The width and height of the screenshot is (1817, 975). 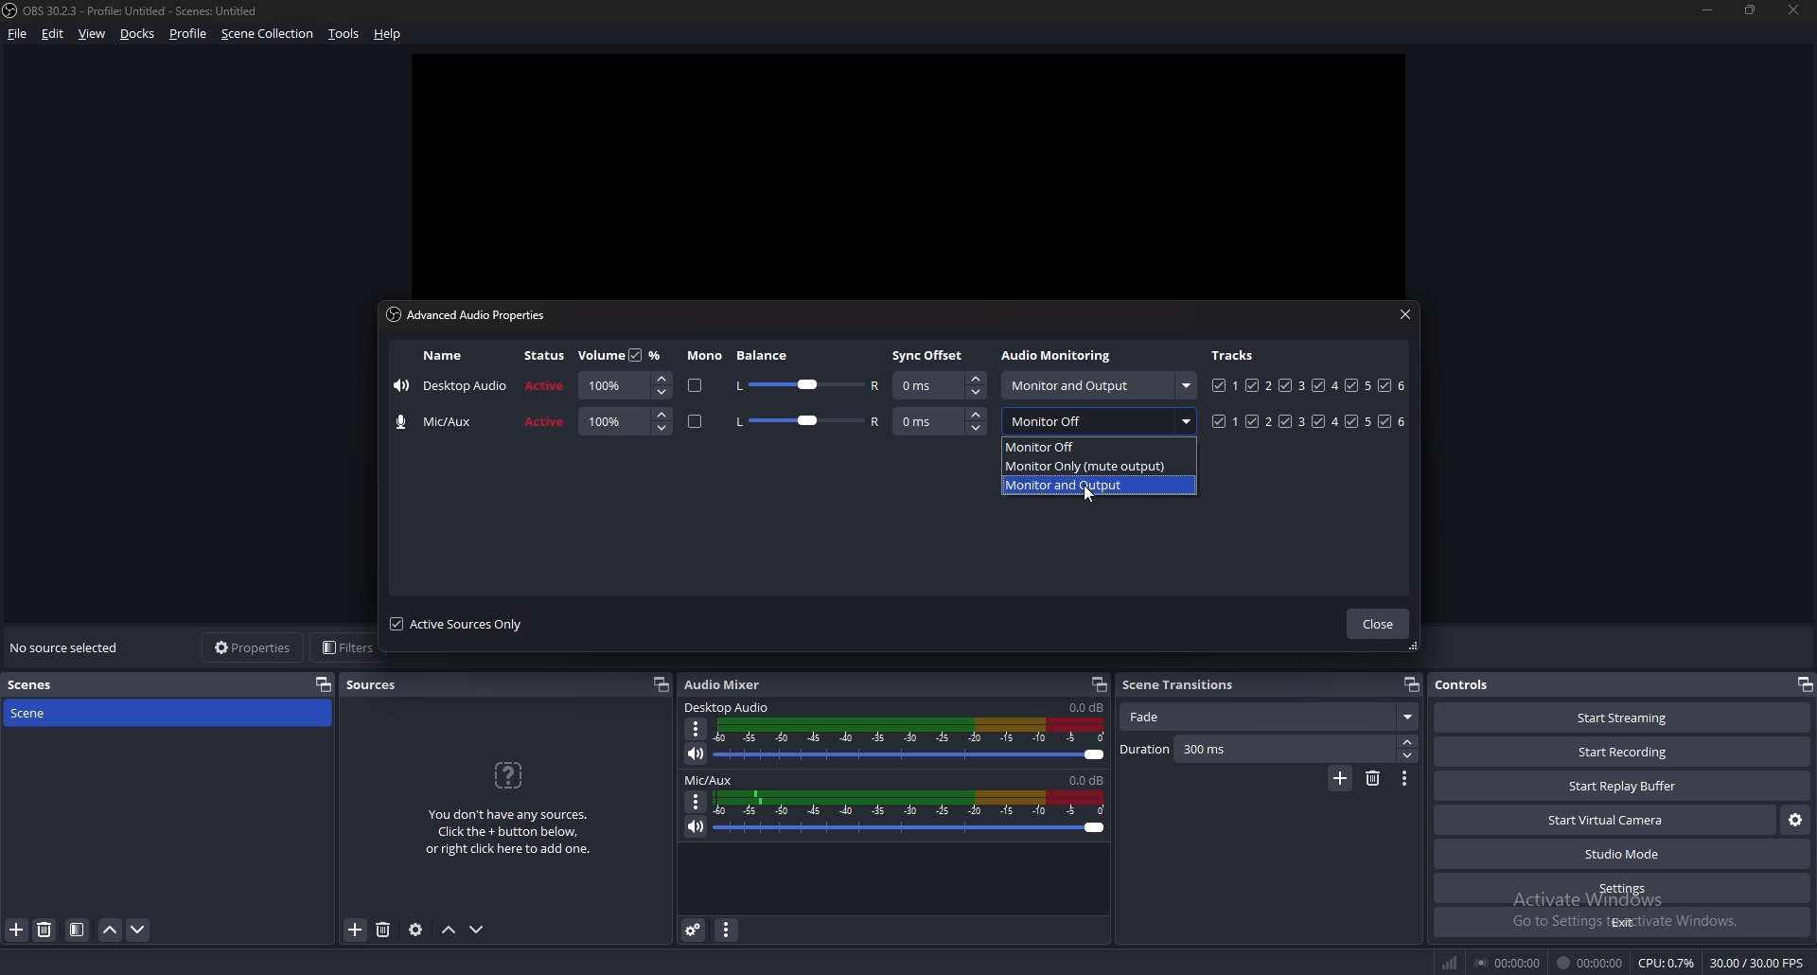 What do you see at coordinates (1270, 717) in the screenshot?
I see `fade` at bounding box center [1270, 717].